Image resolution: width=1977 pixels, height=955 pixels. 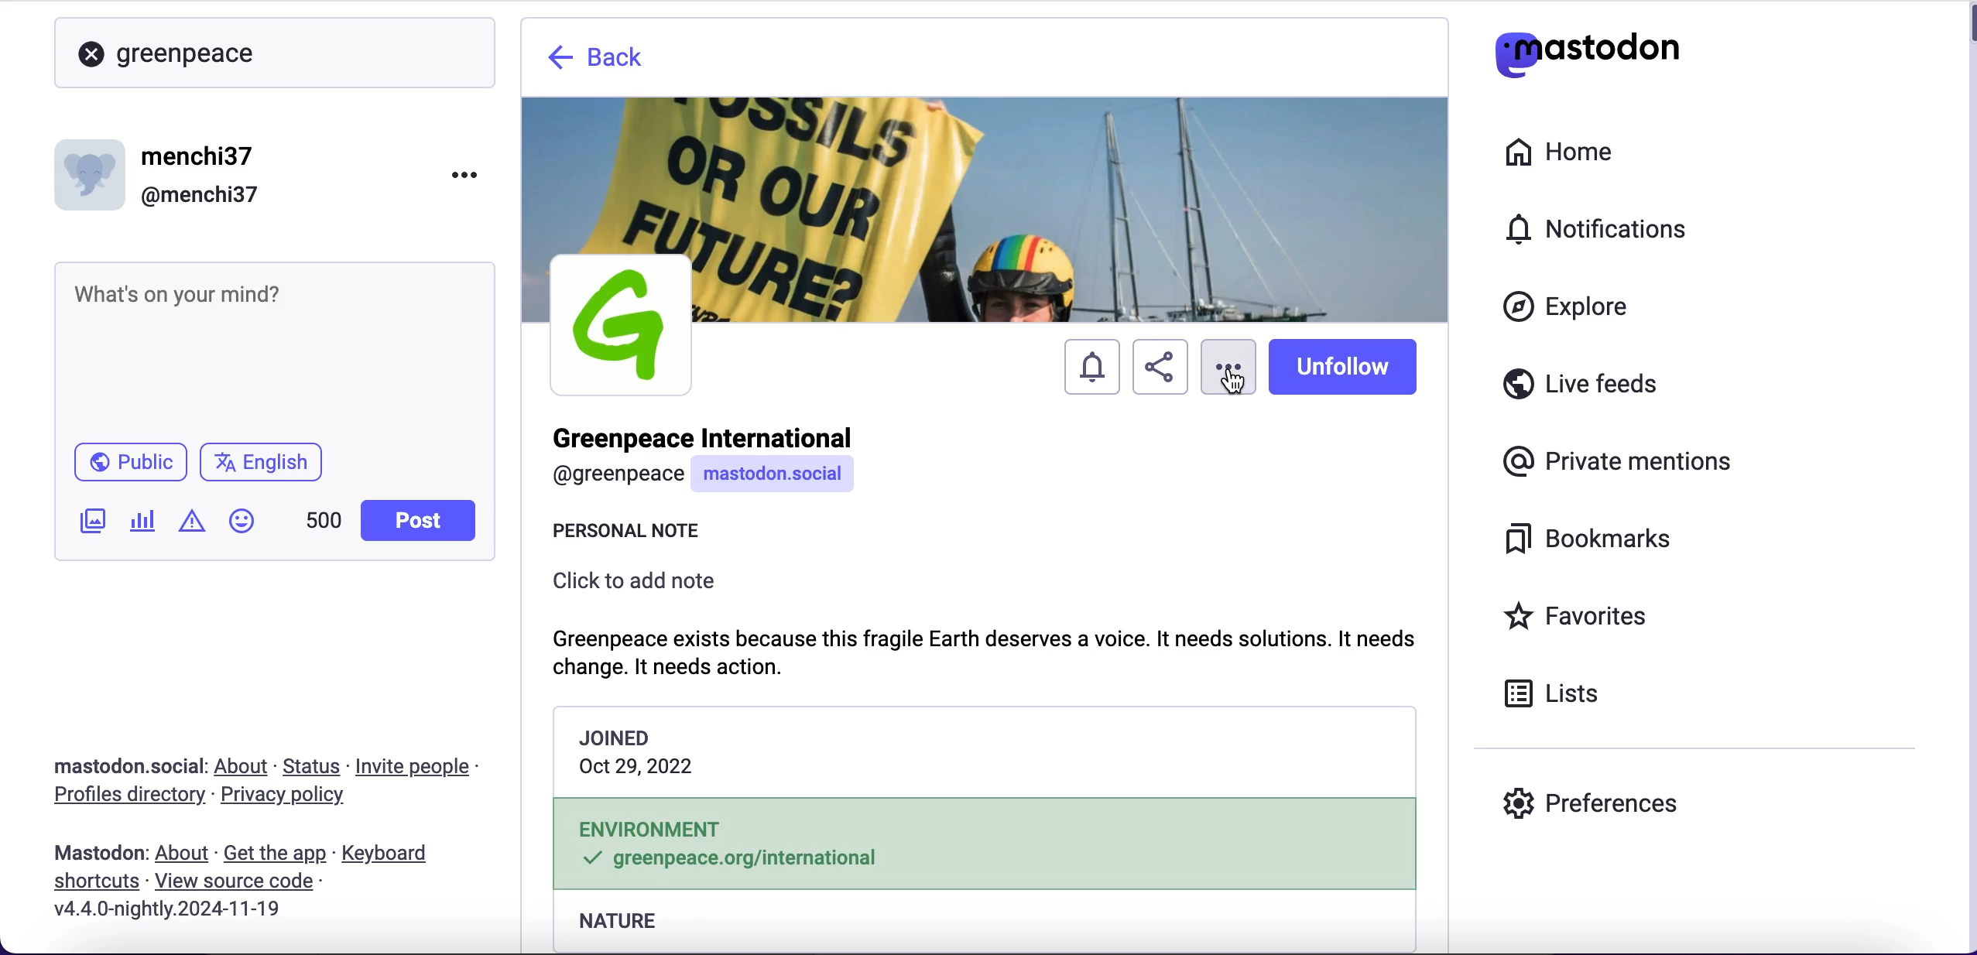 What do you see at coordinates (276, 348) in the screenshot?
I see `post what's n your mind` at bounding box center [276, 348].